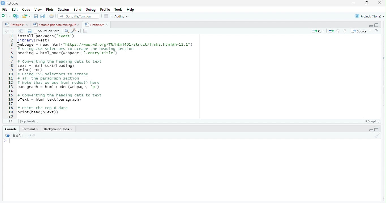  Describe the element at coordinates (131, 10) in the screenshot. I see `Help` at that location.